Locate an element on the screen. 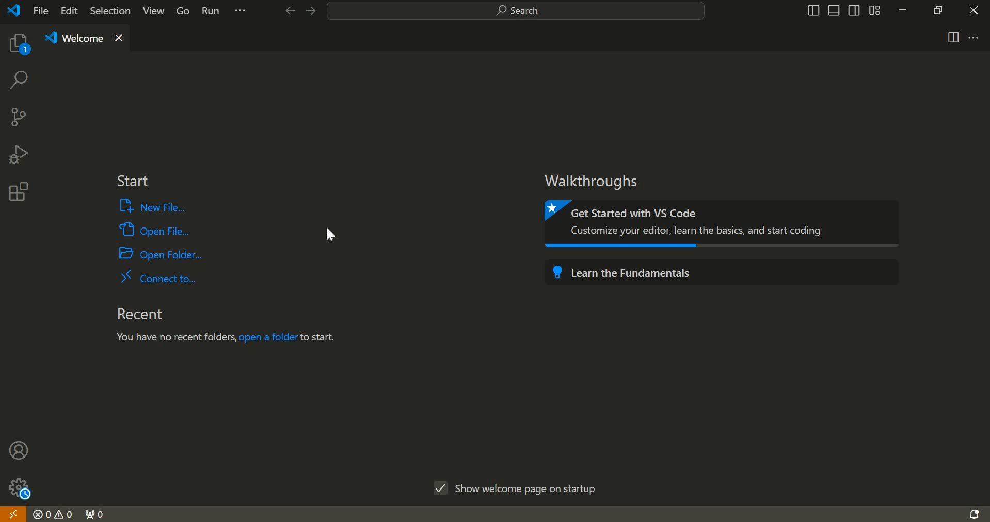 This screenshot has height=522, width=990. recent is located at coordinates (139, 314).